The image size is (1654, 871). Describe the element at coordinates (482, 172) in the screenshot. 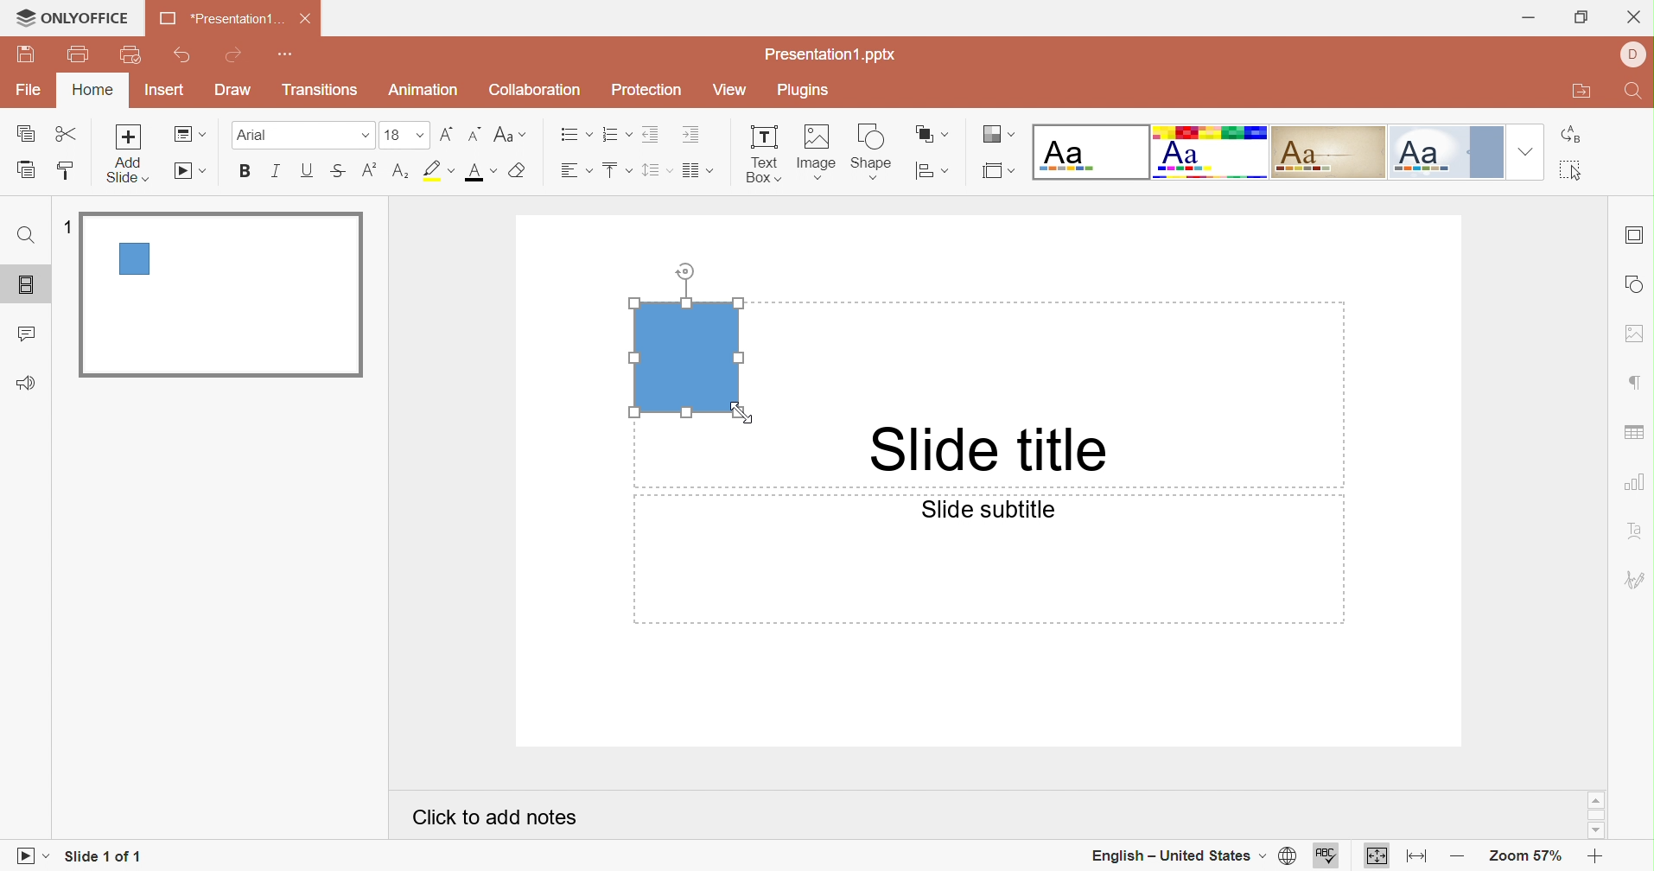

I see `Font color` at that location.